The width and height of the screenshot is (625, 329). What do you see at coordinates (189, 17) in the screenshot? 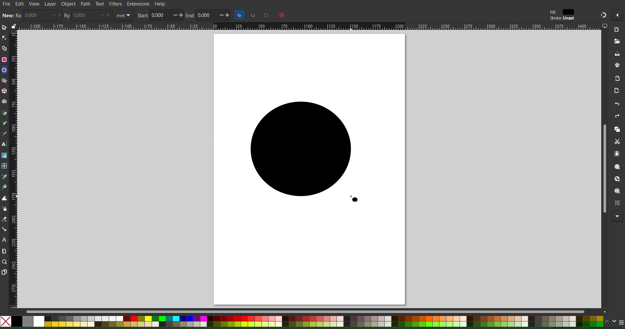
I see `end` at bounding box center [189, 17].